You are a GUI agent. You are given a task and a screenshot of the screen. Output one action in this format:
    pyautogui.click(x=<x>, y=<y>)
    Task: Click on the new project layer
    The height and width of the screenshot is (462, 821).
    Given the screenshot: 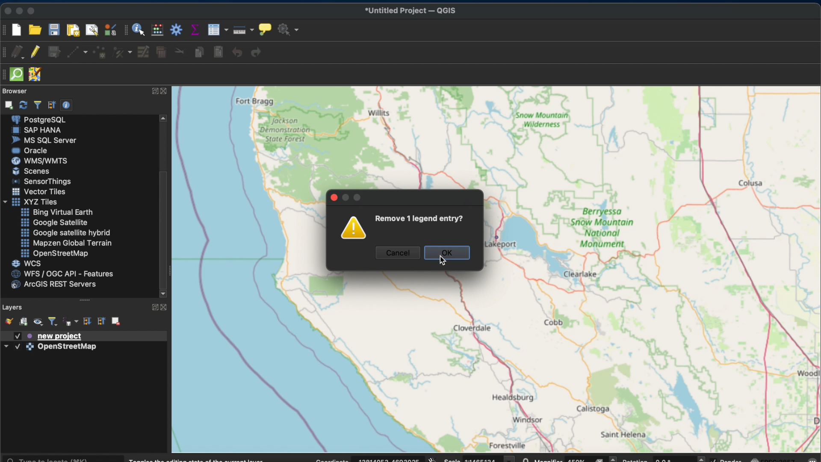 What is the action you would take?
    pyautogui.click(x=47, y=336)
    